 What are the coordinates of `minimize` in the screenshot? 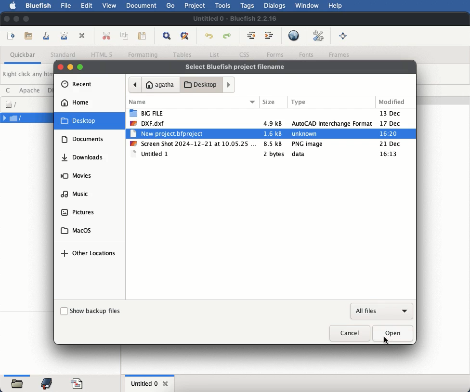 It's located at (17, 19).